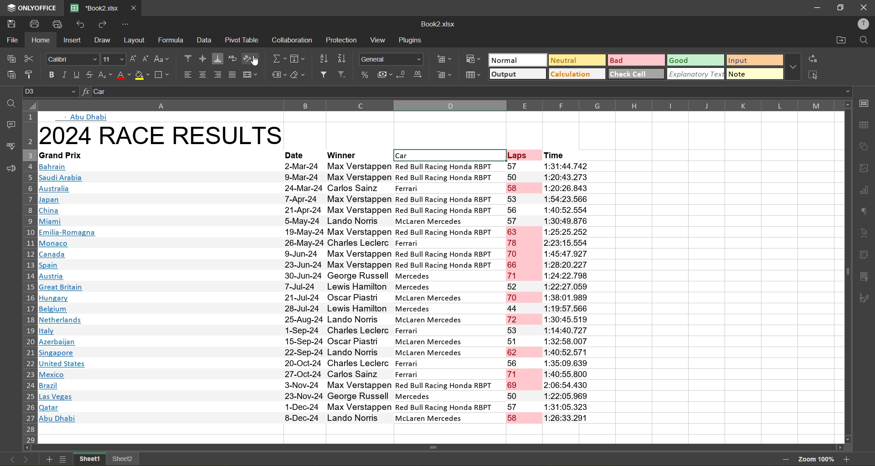  What do you see at coordinates (10, 168) in the screenshot?
I see `feedback` at bounding box center [10, 168].